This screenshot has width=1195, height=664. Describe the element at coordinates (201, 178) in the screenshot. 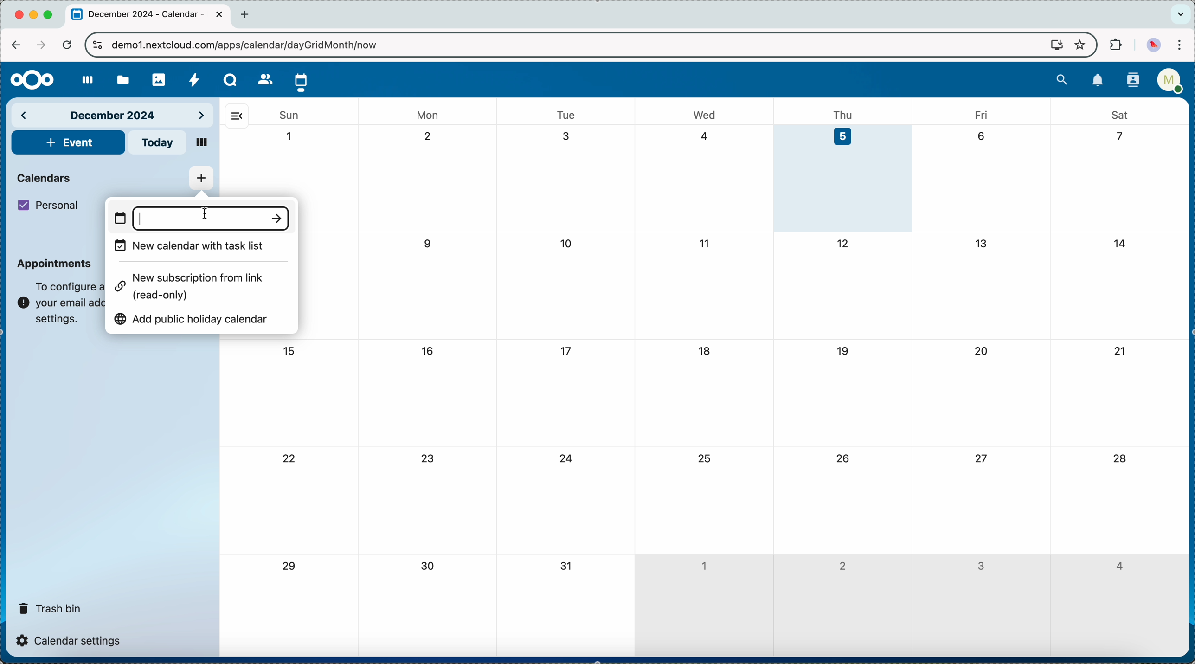

I see `click on add new calendar` at that location.